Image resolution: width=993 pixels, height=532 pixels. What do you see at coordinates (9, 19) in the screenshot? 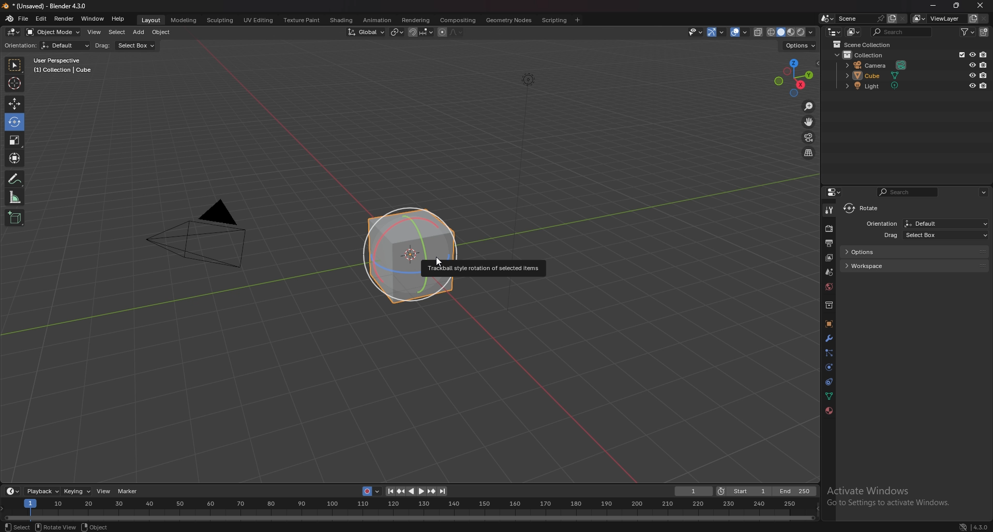
I see `blender` at bounding box center [9, 19].